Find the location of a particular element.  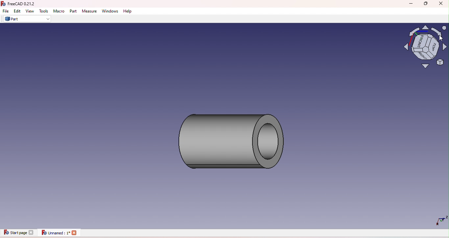

Cylinder is located at coordinates (226, 140).